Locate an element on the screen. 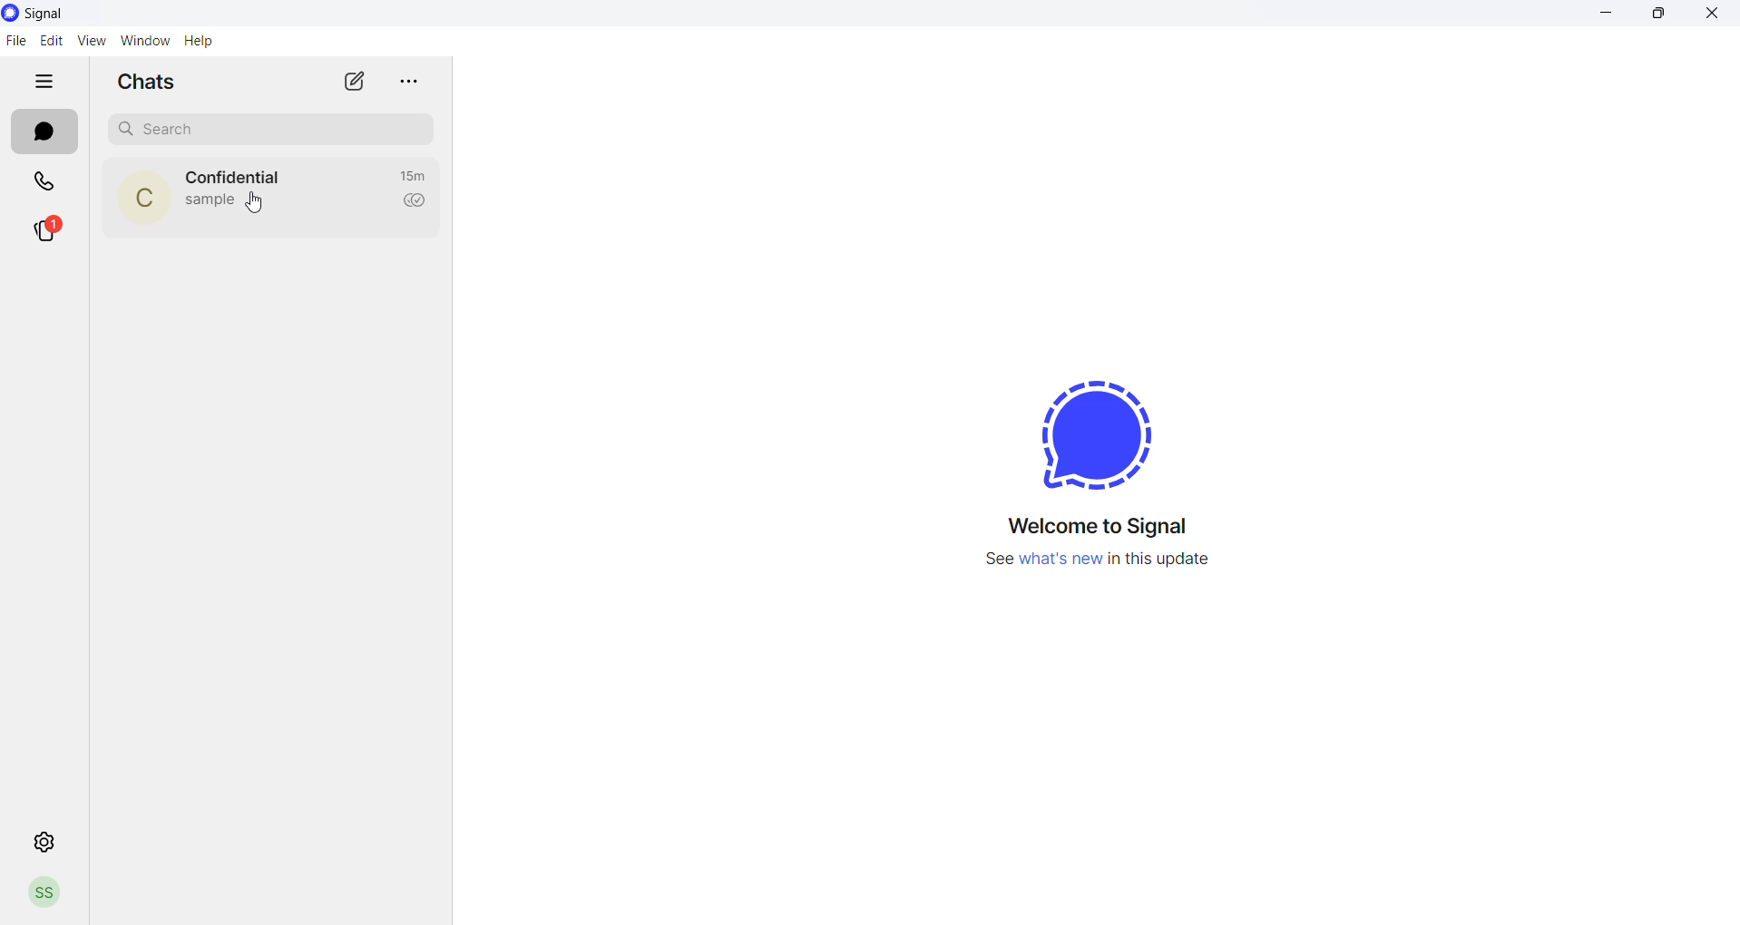 The width and height of the screenshot is (1740, 925). 15m is located at coordinates (414, 175).